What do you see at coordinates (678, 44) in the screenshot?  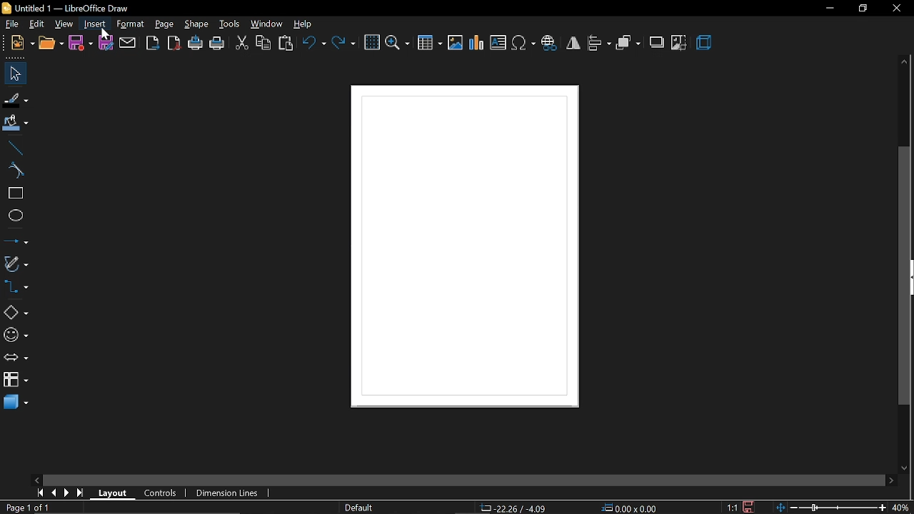 I see `crop` at bounding box center [678, 44].